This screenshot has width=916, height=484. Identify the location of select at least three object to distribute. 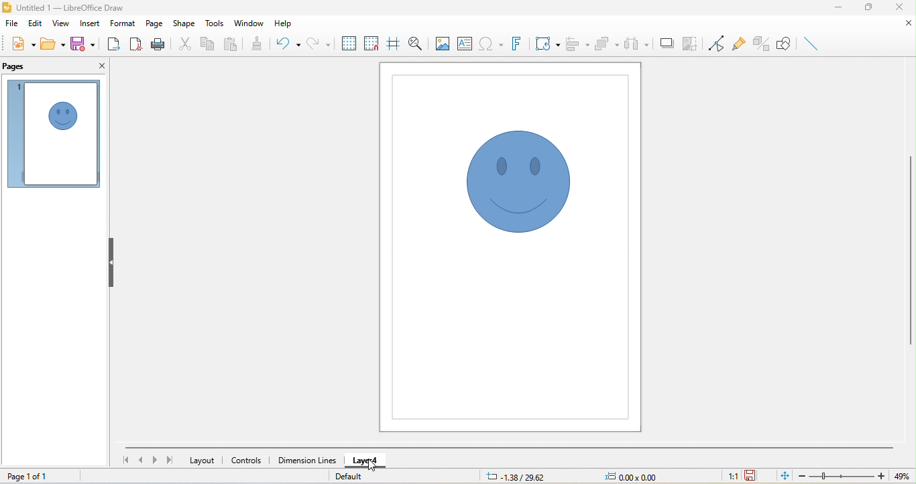
(636, 45).